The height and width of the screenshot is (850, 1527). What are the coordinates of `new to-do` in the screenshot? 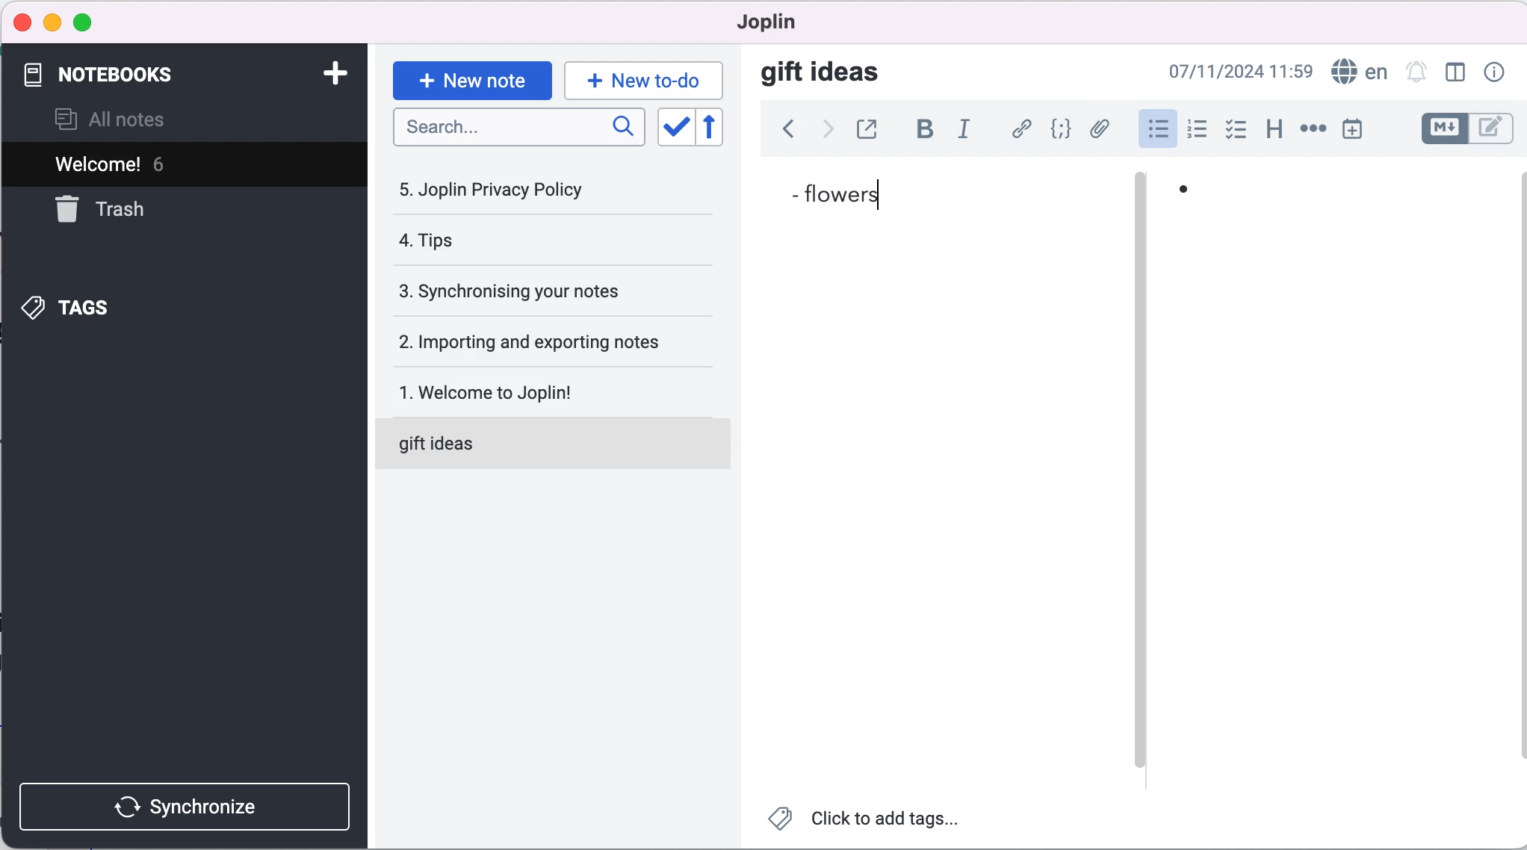 It's located at (647, 77).